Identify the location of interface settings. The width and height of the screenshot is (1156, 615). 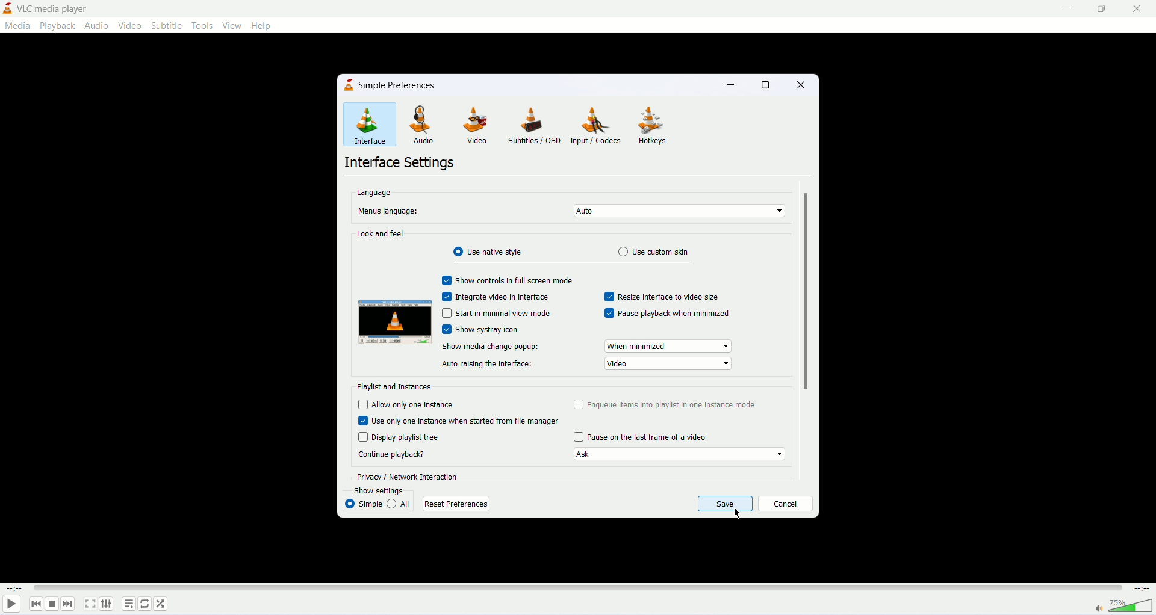
(399, 165).